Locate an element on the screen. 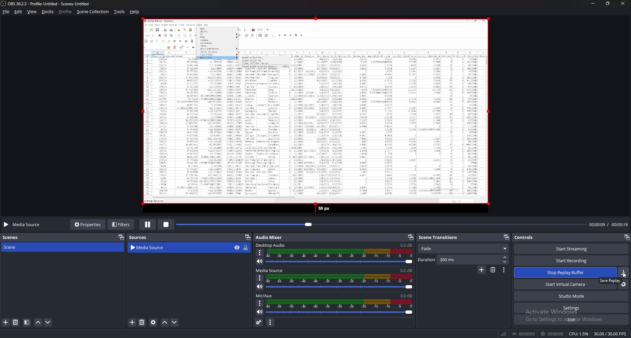 This screenshot has height=338, width=631. lock is located at coordinates (246, 248).